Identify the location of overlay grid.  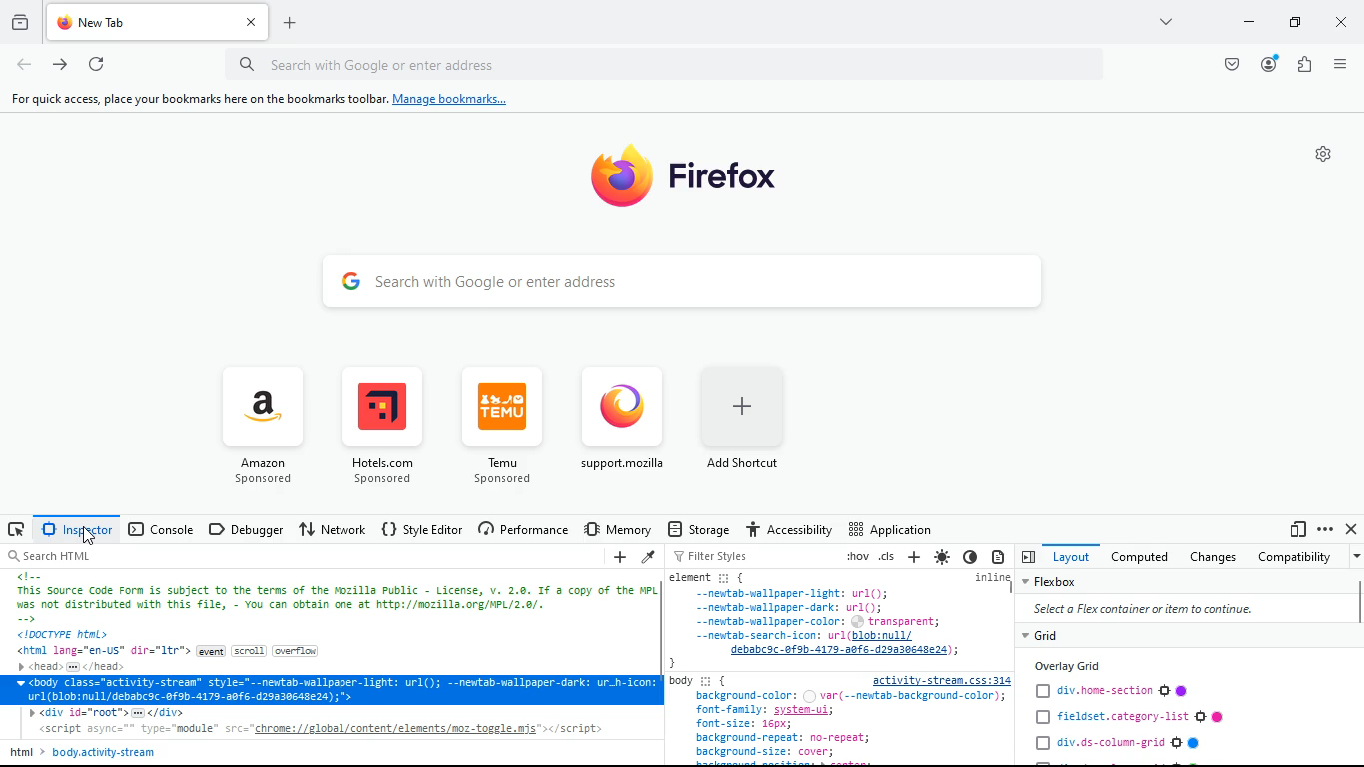
(1073, 664).